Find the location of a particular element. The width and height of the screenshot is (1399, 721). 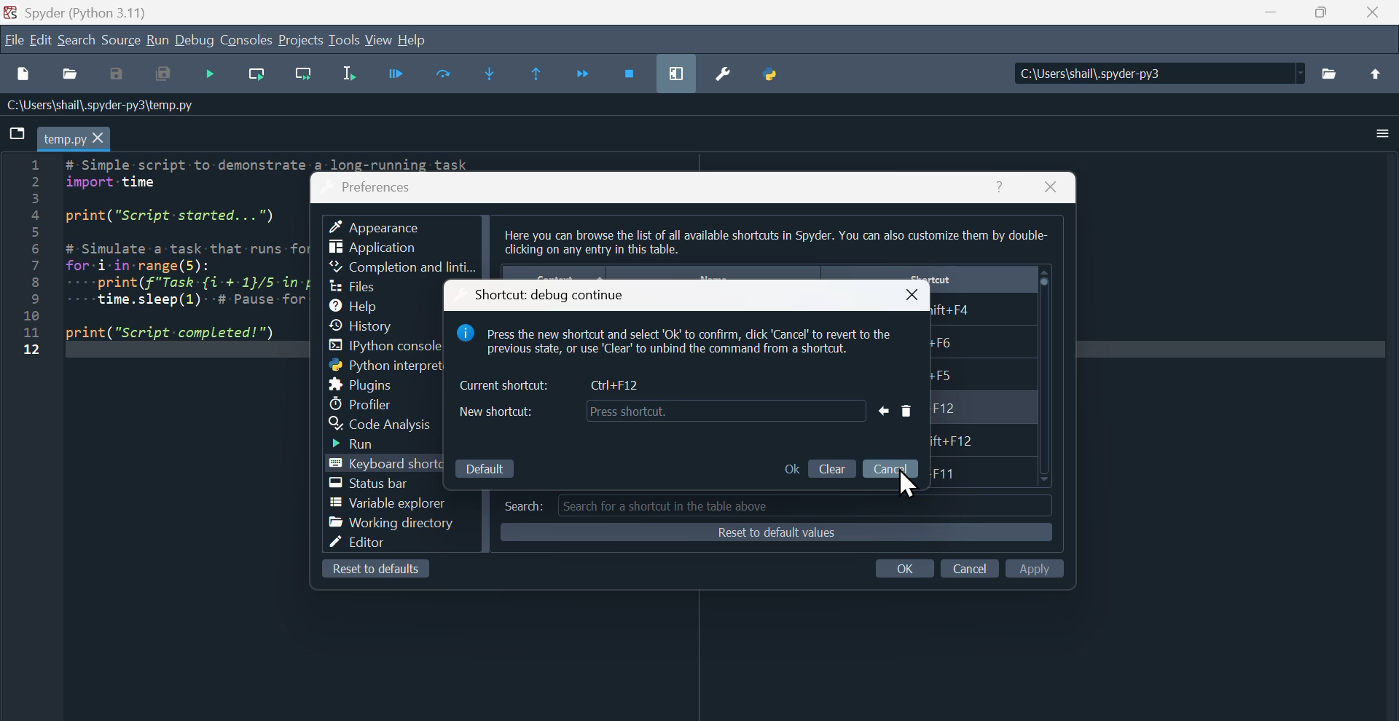

maximise current window is located at coordinates (675, 71).